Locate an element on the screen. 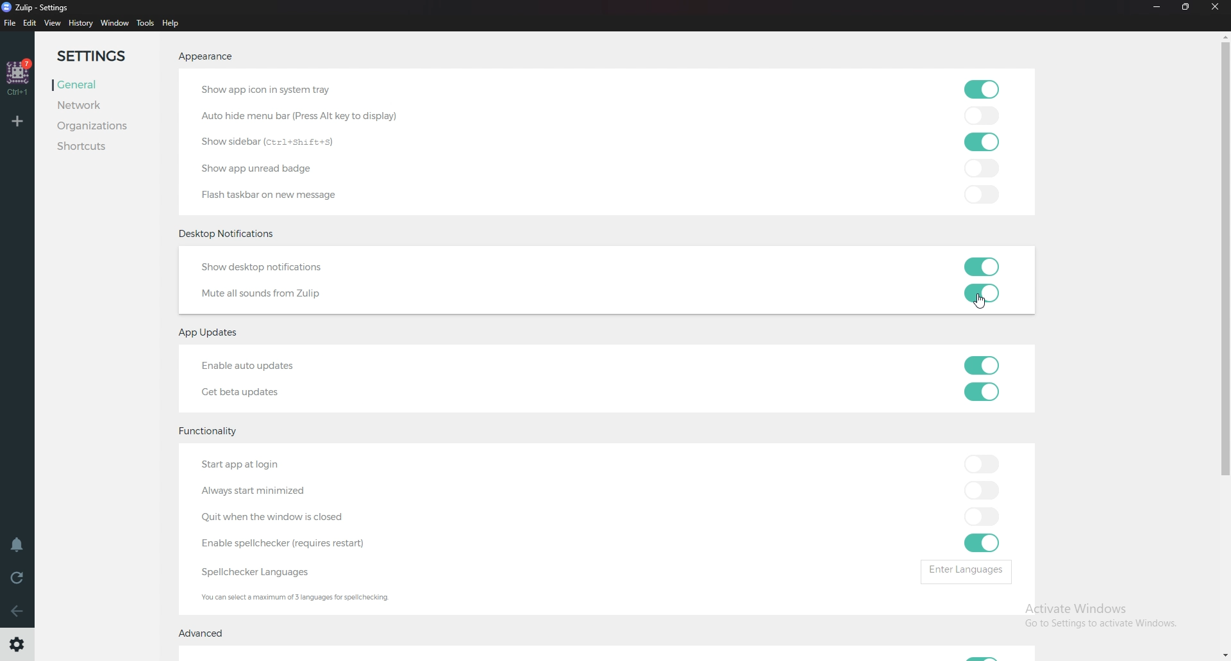  toggle is located at coordinates (982, 116).